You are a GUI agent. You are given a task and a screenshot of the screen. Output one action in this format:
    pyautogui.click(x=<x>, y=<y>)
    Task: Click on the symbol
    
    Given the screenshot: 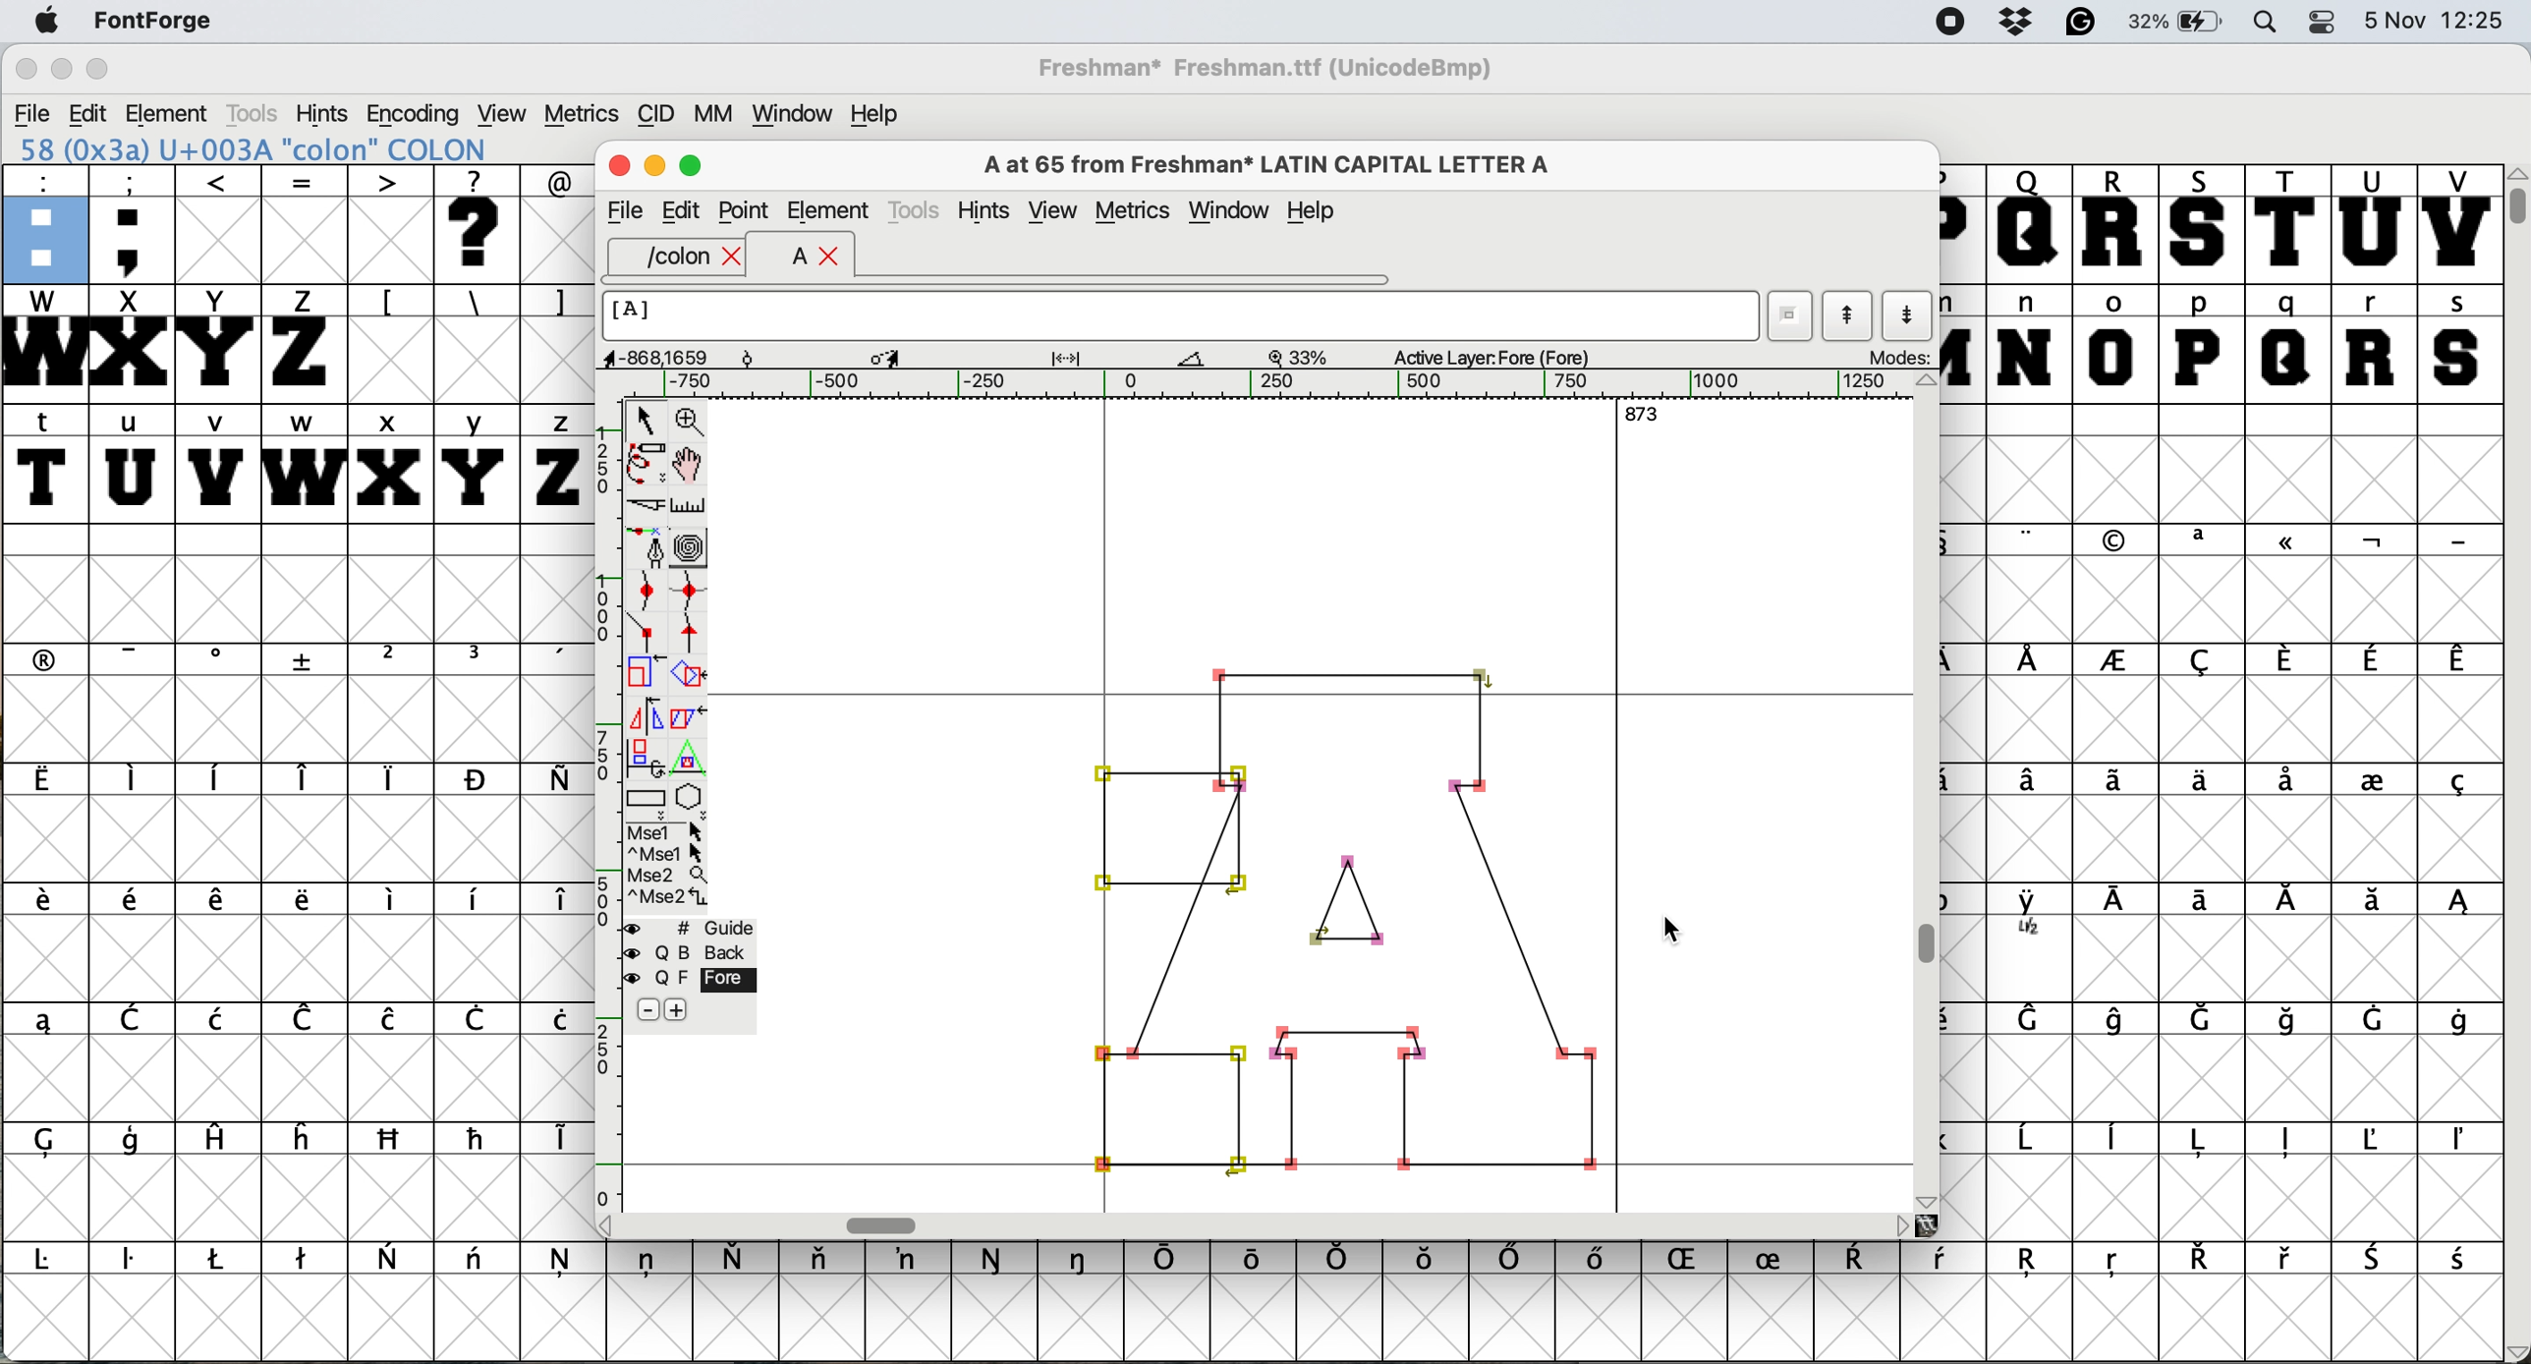 What is the action you would take?
    pyautogui.click(x=2288, y=904)
    